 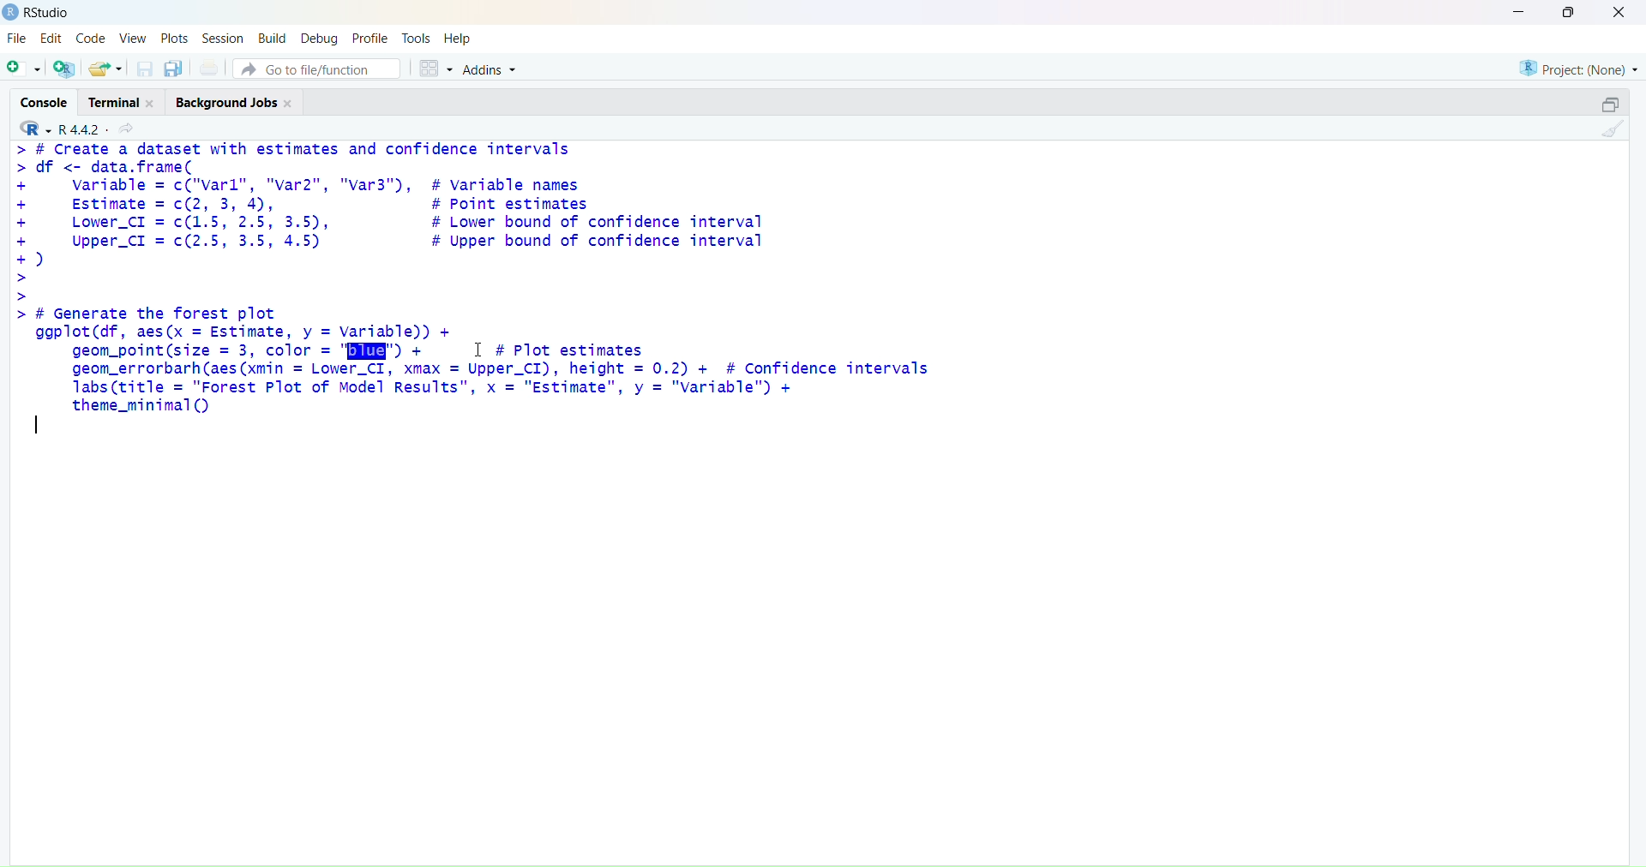 I want to click on Session, so click(x=221, y=38).